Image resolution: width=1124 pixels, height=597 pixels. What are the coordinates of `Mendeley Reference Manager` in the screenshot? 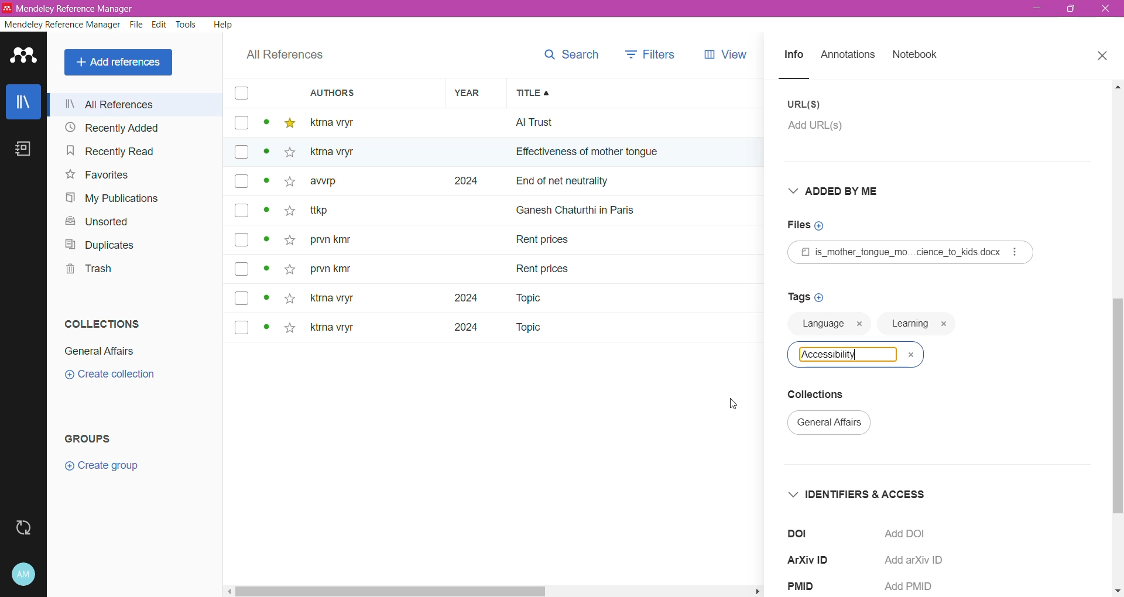 It's located at (62, 25).